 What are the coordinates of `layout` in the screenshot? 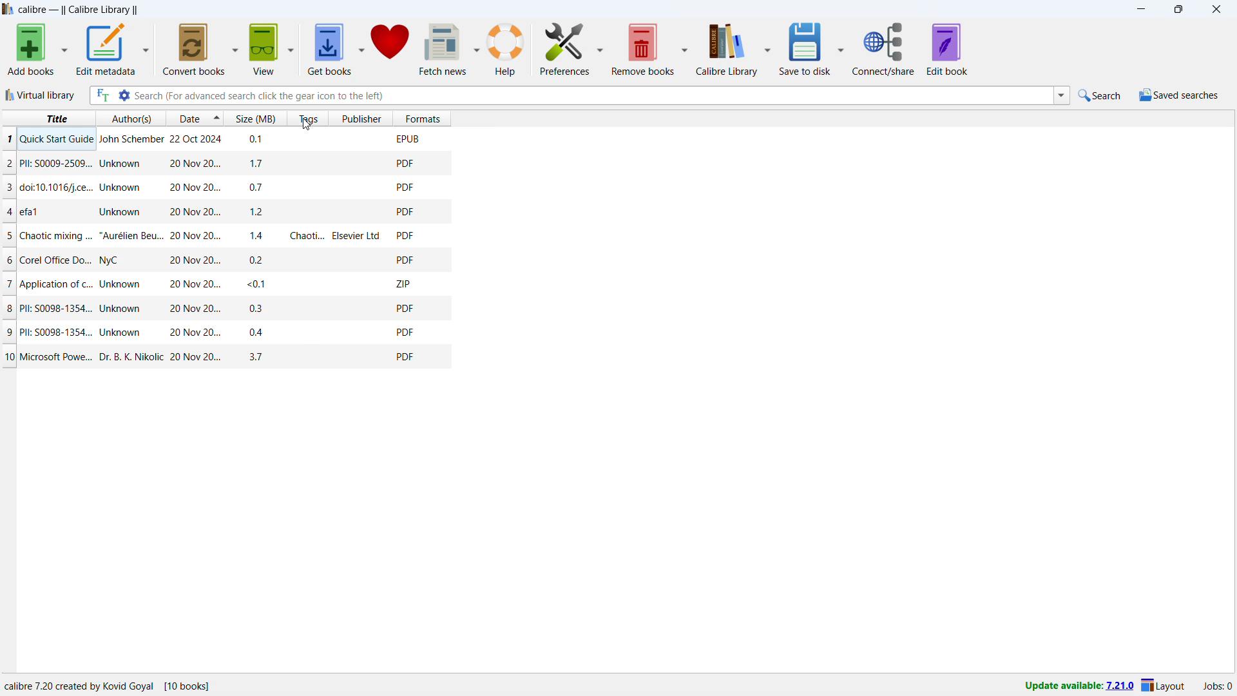 It's located at (1165, 686).